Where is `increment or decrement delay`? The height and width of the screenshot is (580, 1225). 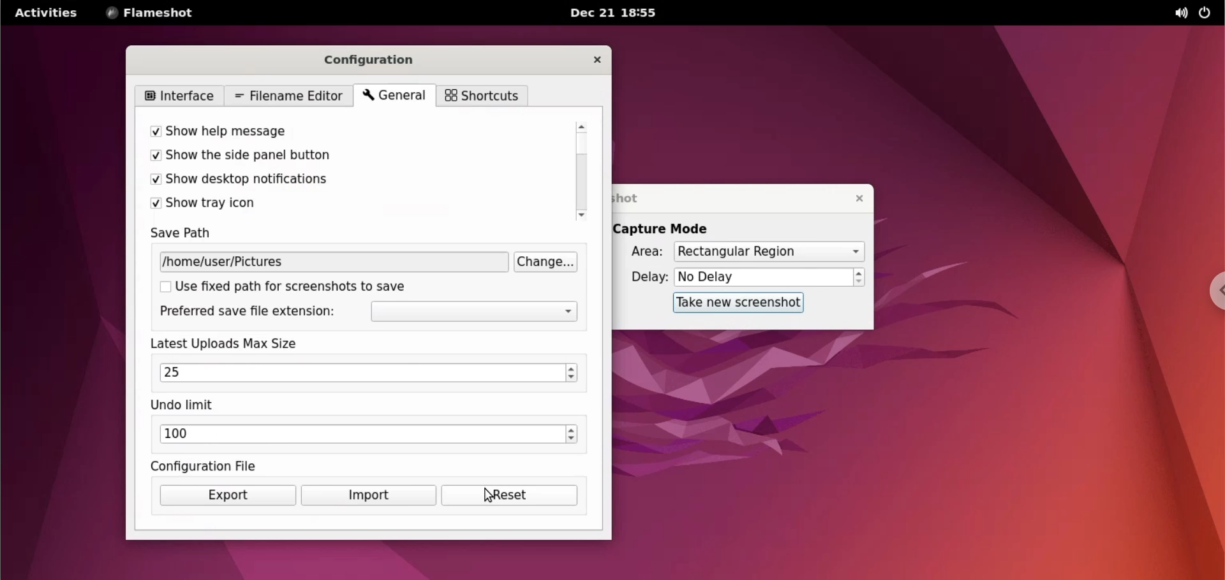
increment or decrement delay is located at coordinates (859, 278).